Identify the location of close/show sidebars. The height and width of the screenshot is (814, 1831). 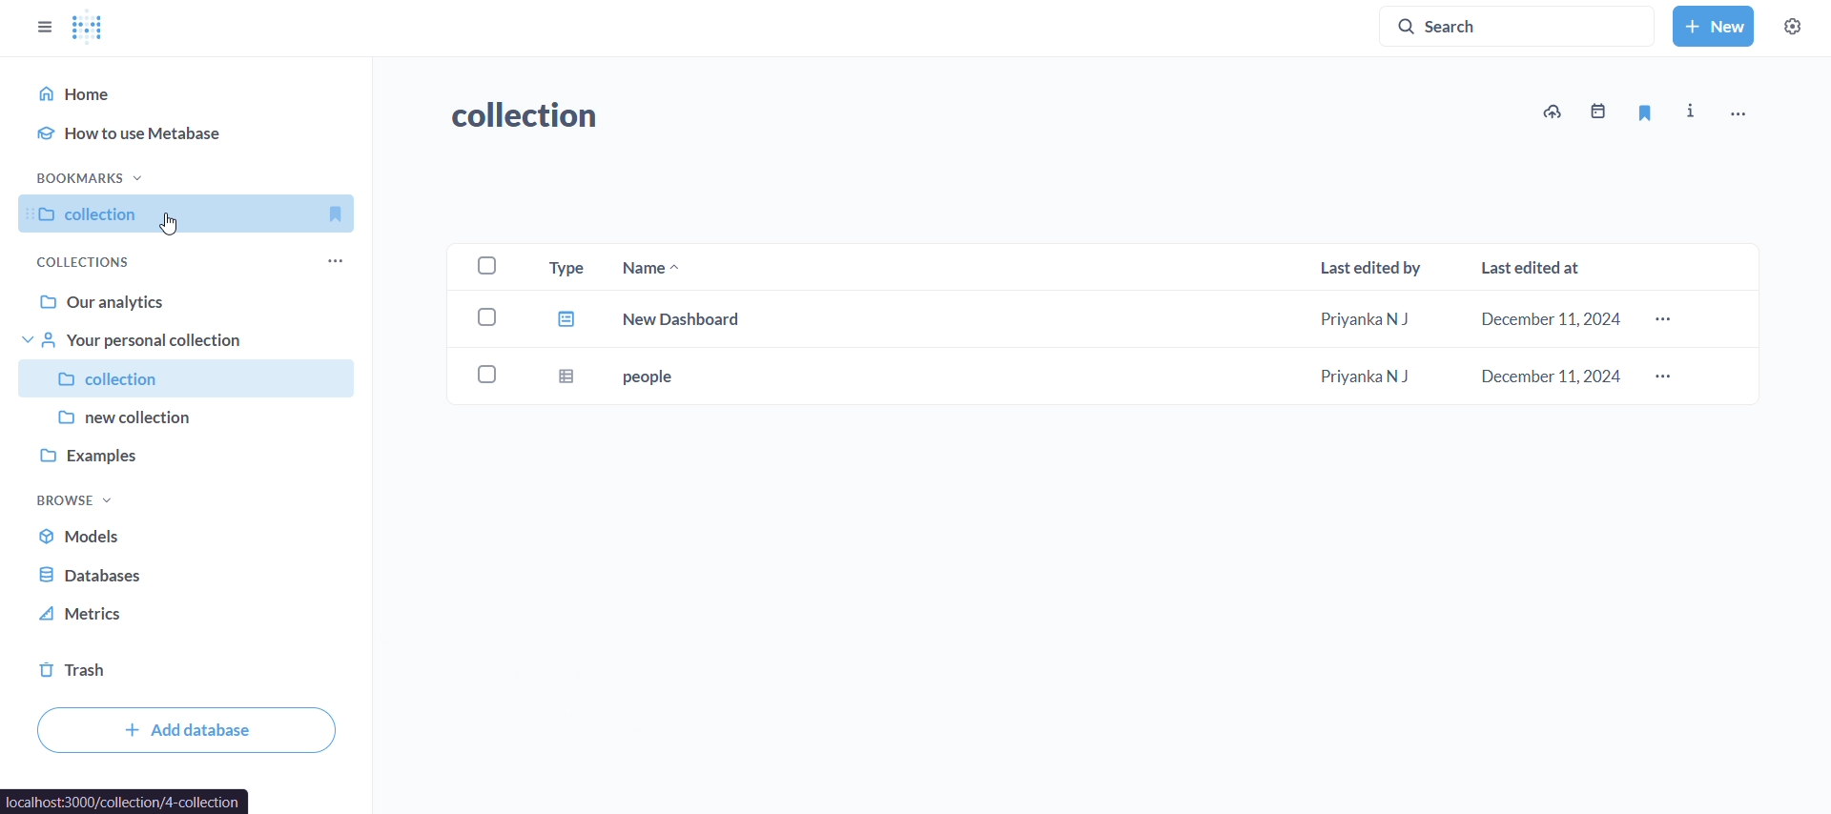
(40, 26).